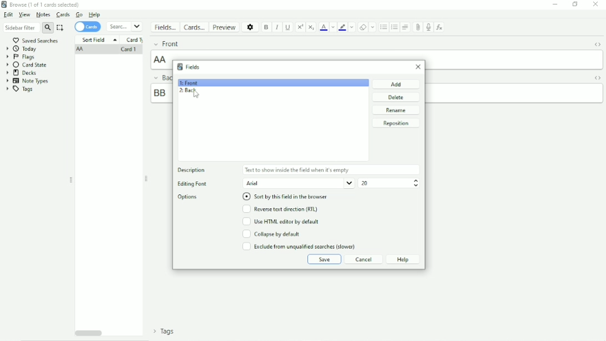  Describe the element at coordinates (575, 4) in the screenshot. I see `Restore down` at that location.